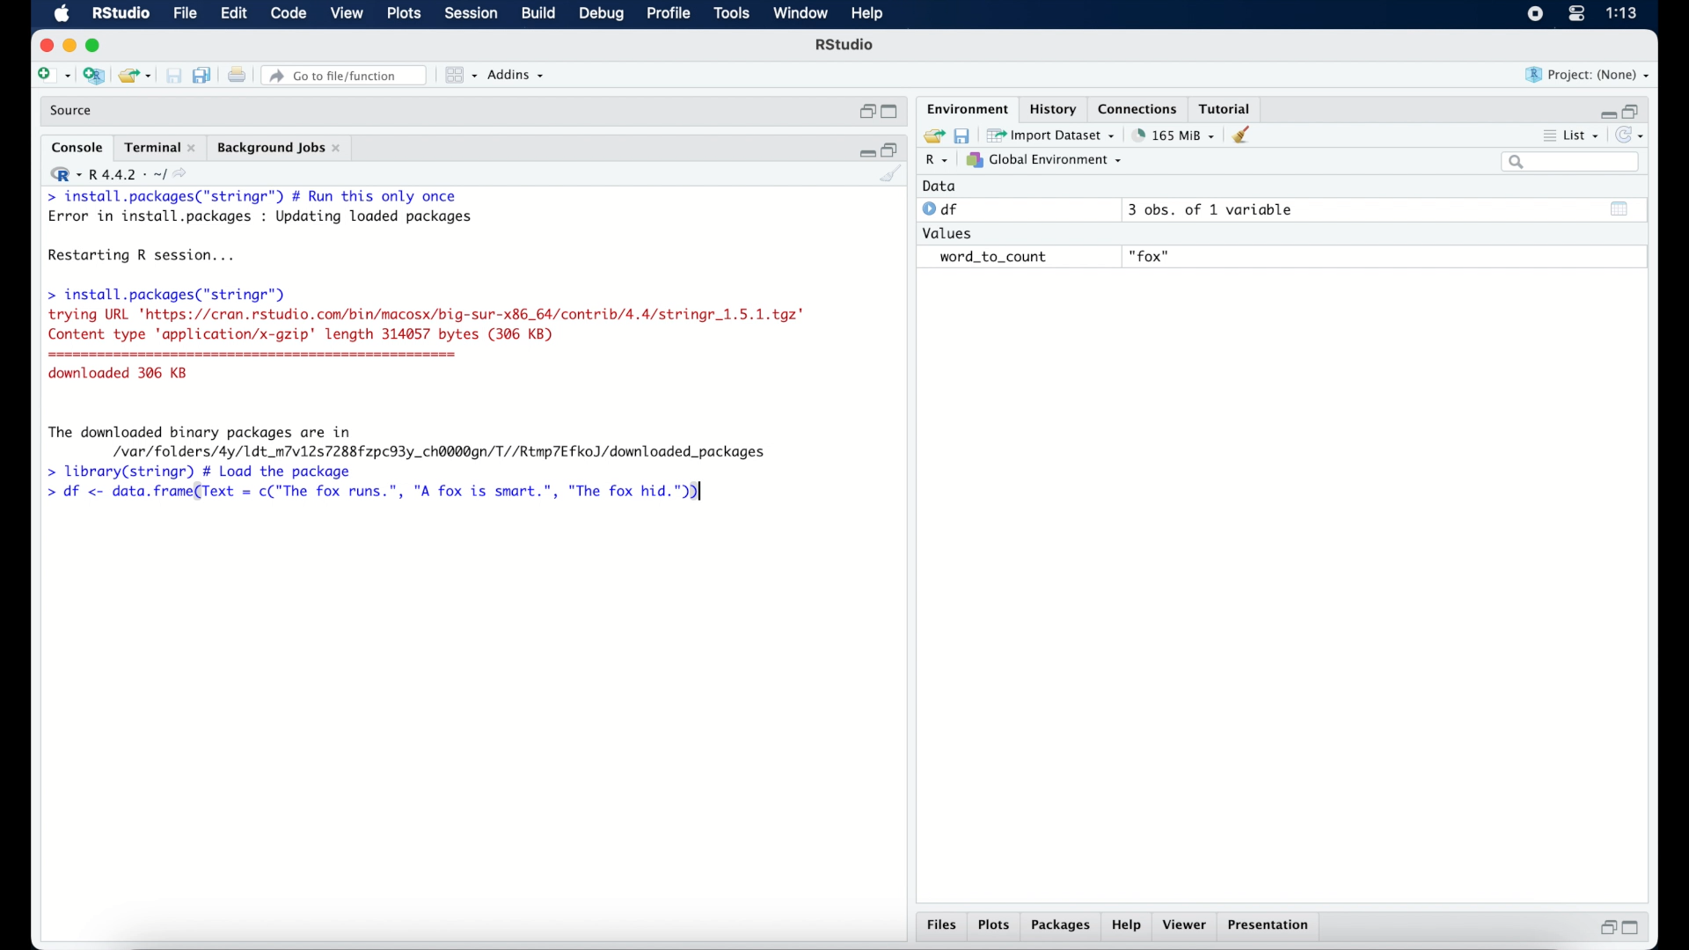  What do you see at coordinates (62, 14) in the screenshot?
I see `macOS` at bounding box center [62, 14].